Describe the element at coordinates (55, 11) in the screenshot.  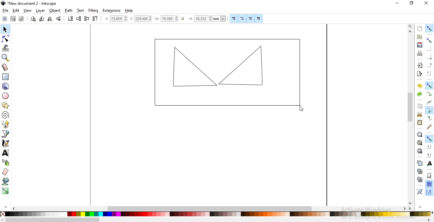
I see `object` at that location.